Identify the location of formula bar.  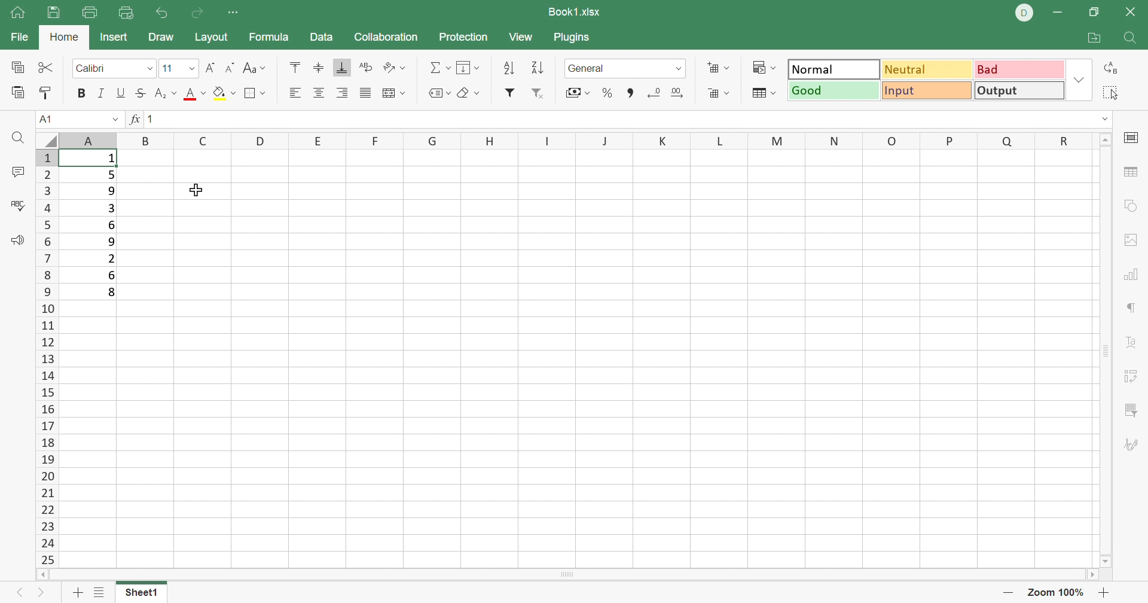
(627, 120).